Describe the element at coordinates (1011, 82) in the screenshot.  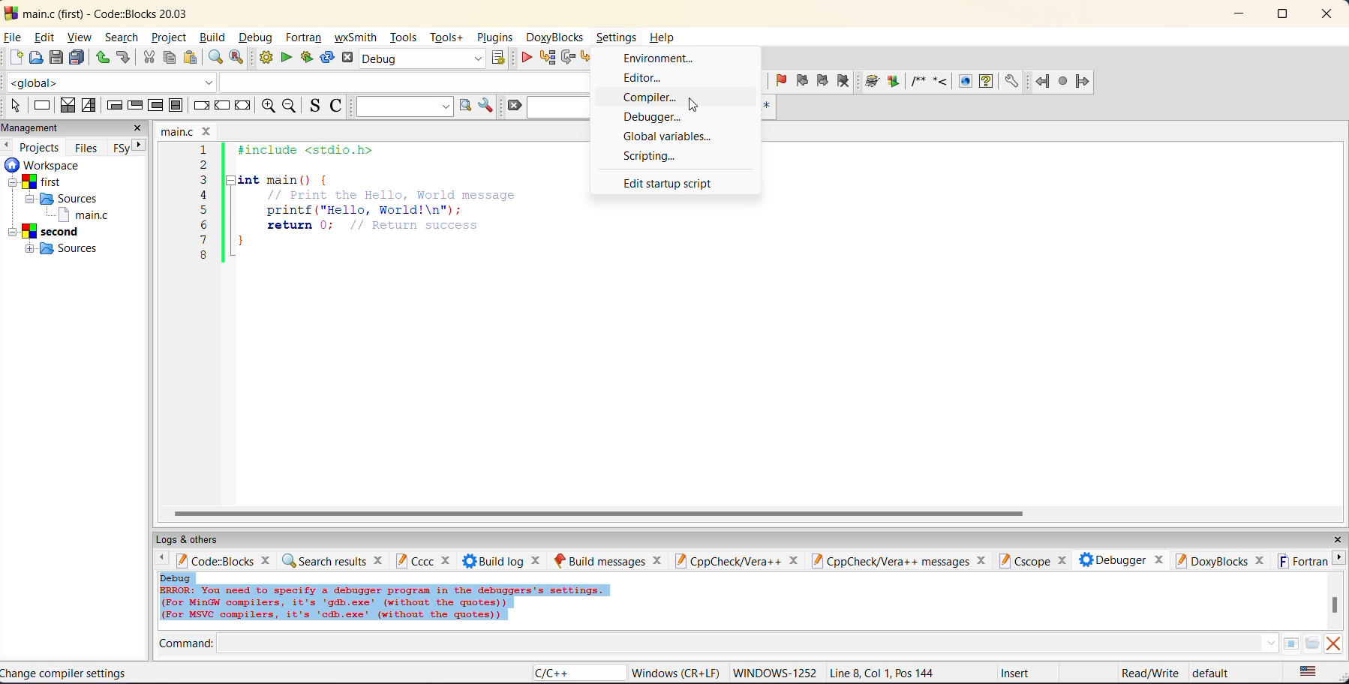
I see `open doxyblocks preferences` at that location.